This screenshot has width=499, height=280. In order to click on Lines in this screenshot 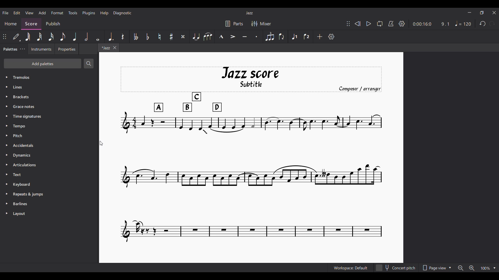, I will do `click(49, 87)`.